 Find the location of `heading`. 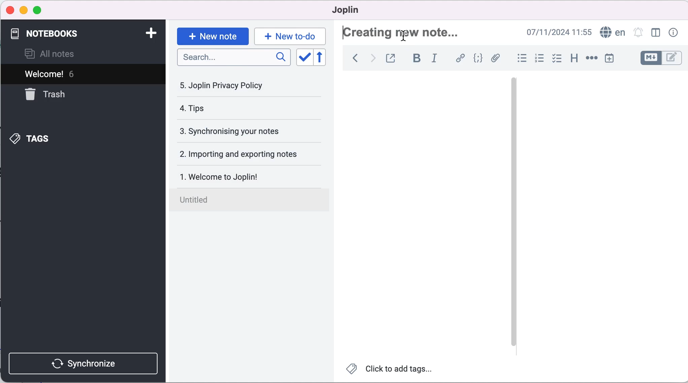

heading is located at coordinates (572, 59).